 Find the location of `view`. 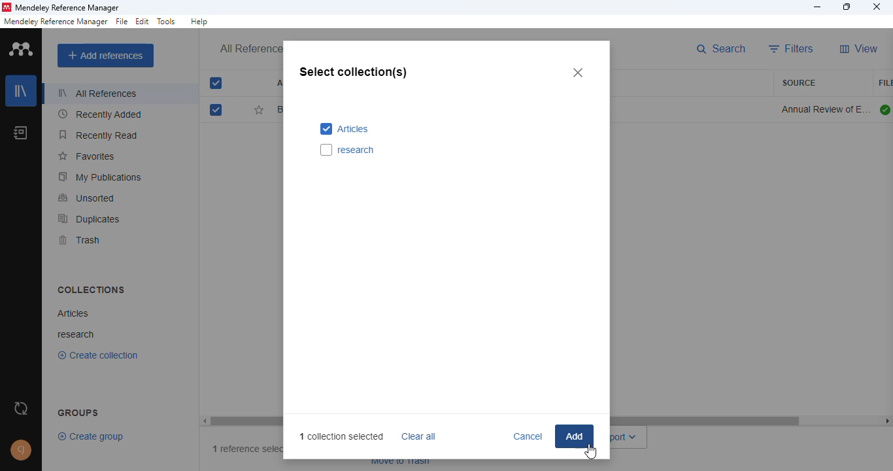

view is located at coordinates (860, 48).